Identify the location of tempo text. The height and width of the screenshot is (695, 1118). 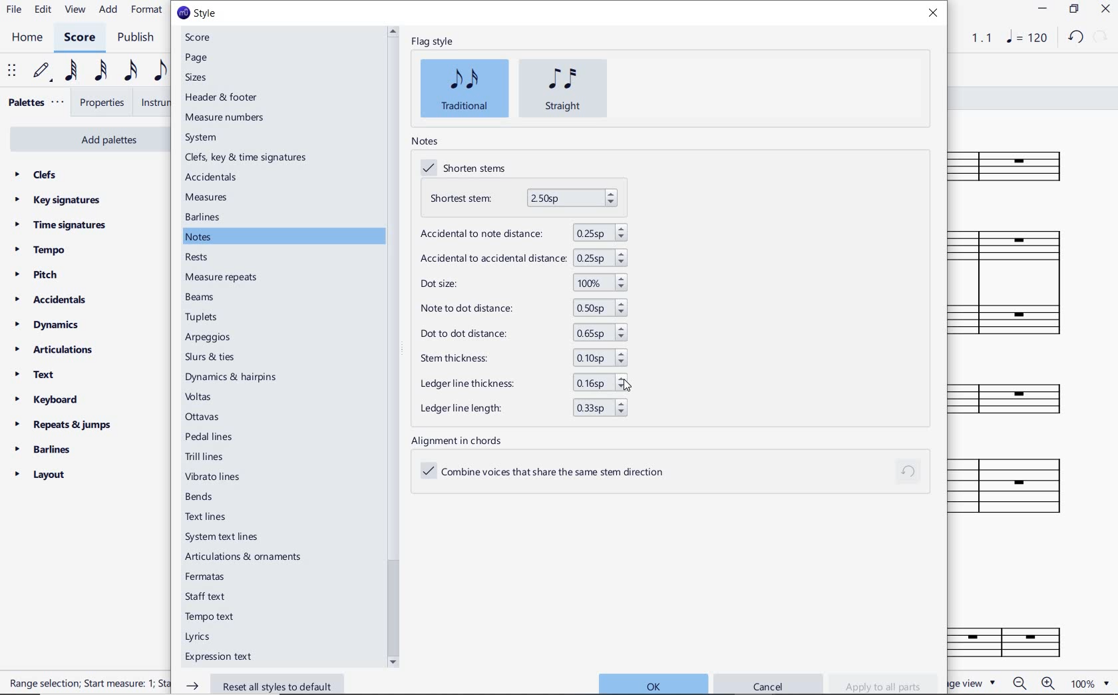
(216, 616).